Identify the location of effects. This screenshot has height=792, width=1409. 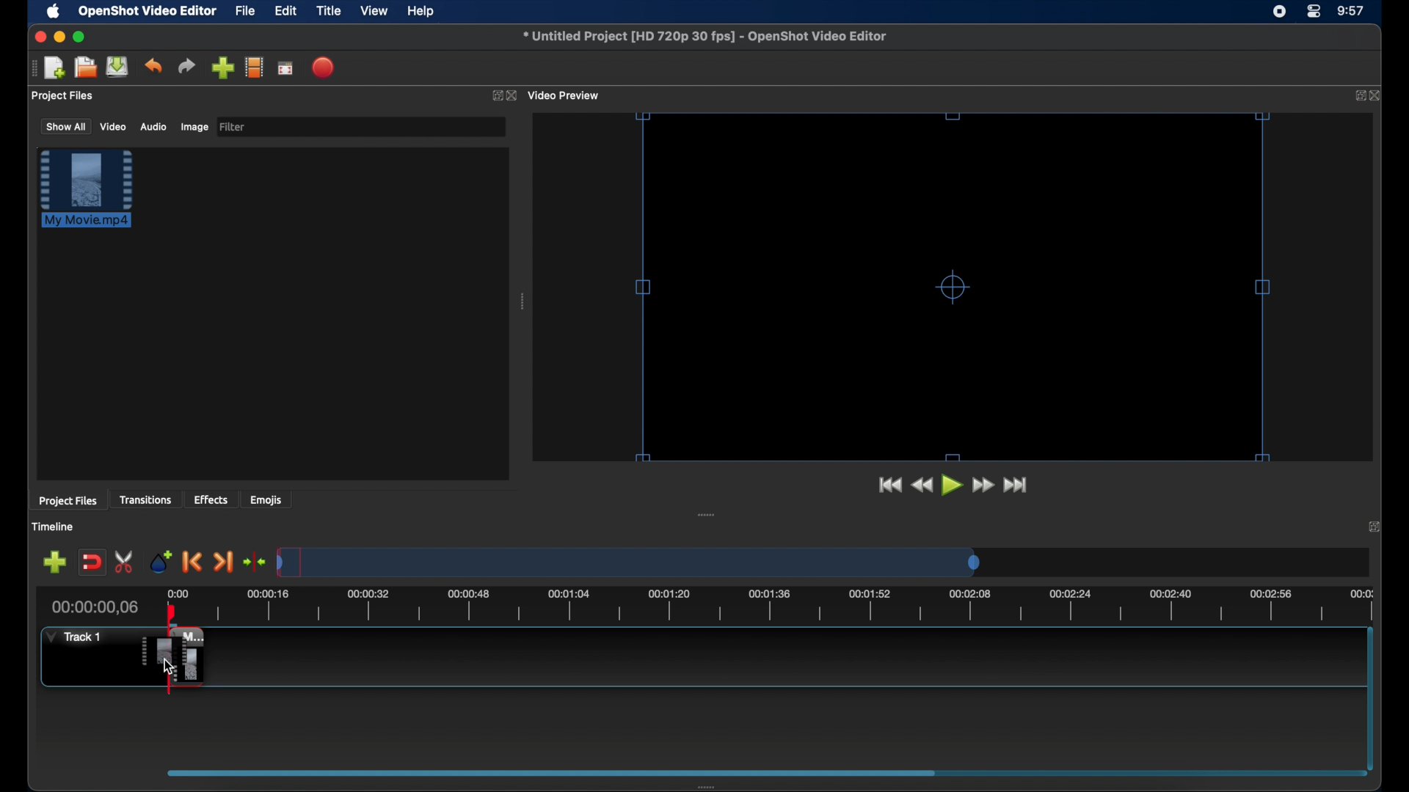
(211, 499).